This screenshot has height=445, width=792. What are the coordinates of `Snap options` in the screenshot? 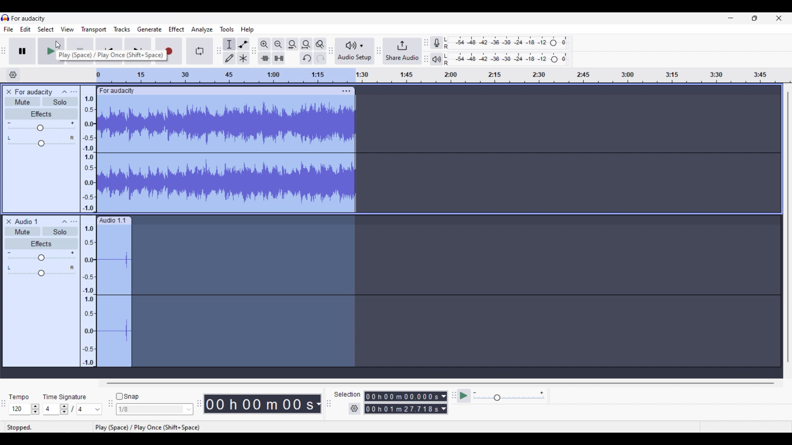 It's located at (155, 409).